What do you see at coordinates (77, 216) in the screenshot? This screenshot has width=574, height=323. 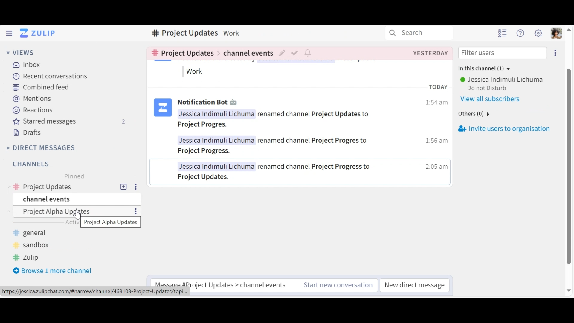 I see `cursor` at bounding box center [77, 216].